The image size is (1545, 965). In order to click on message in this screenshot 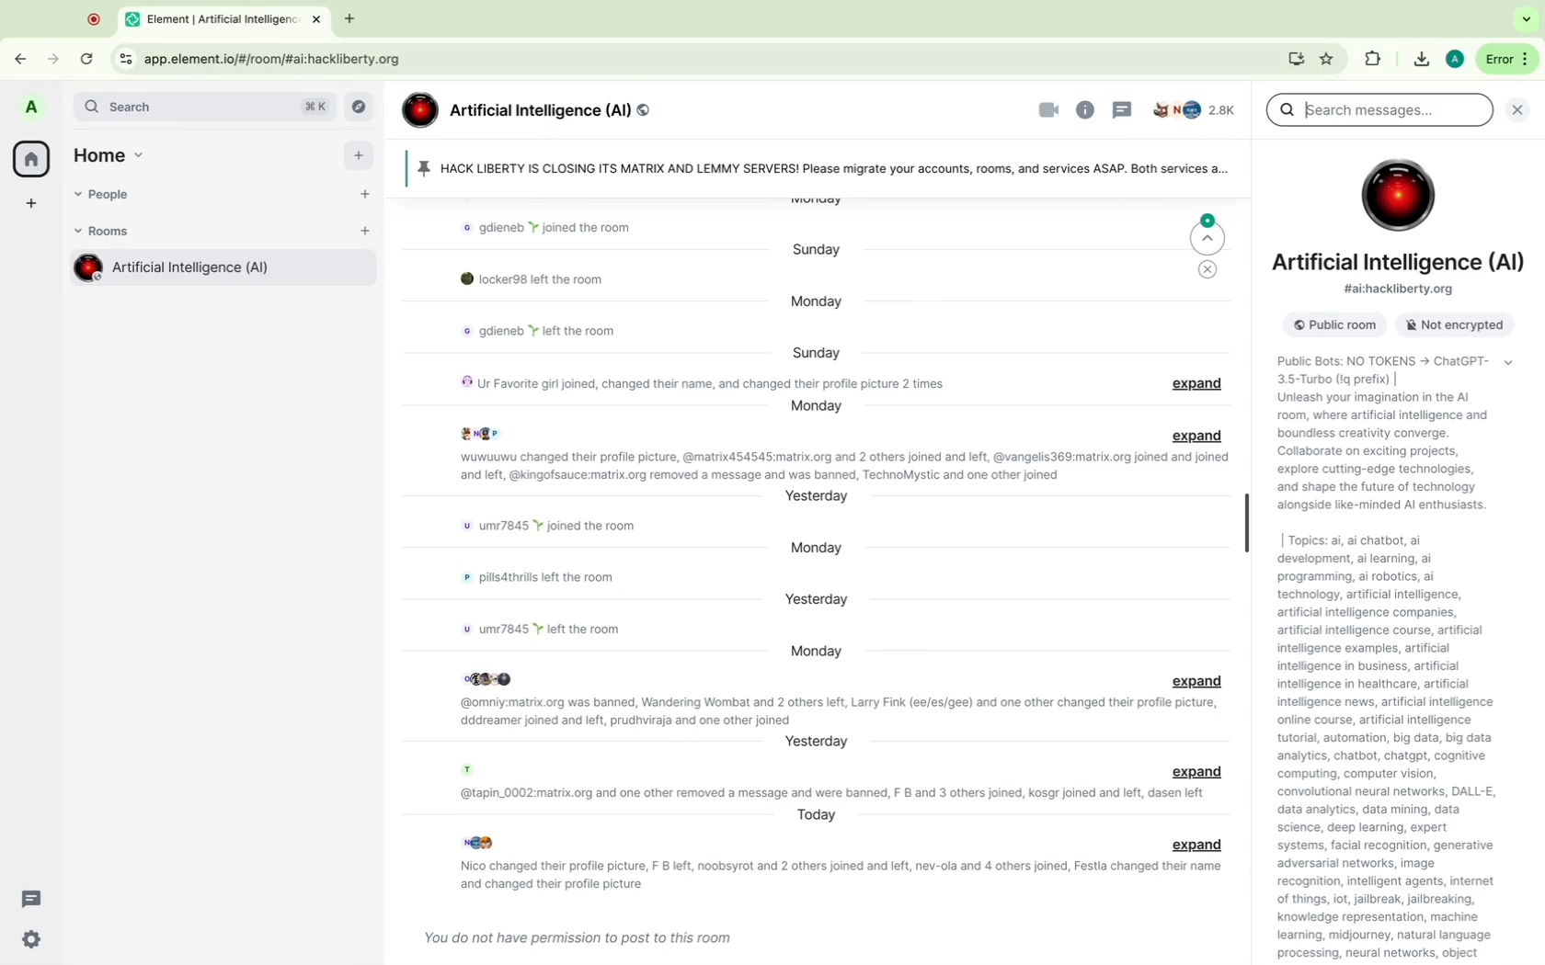, I will do `click(554, 226)`.